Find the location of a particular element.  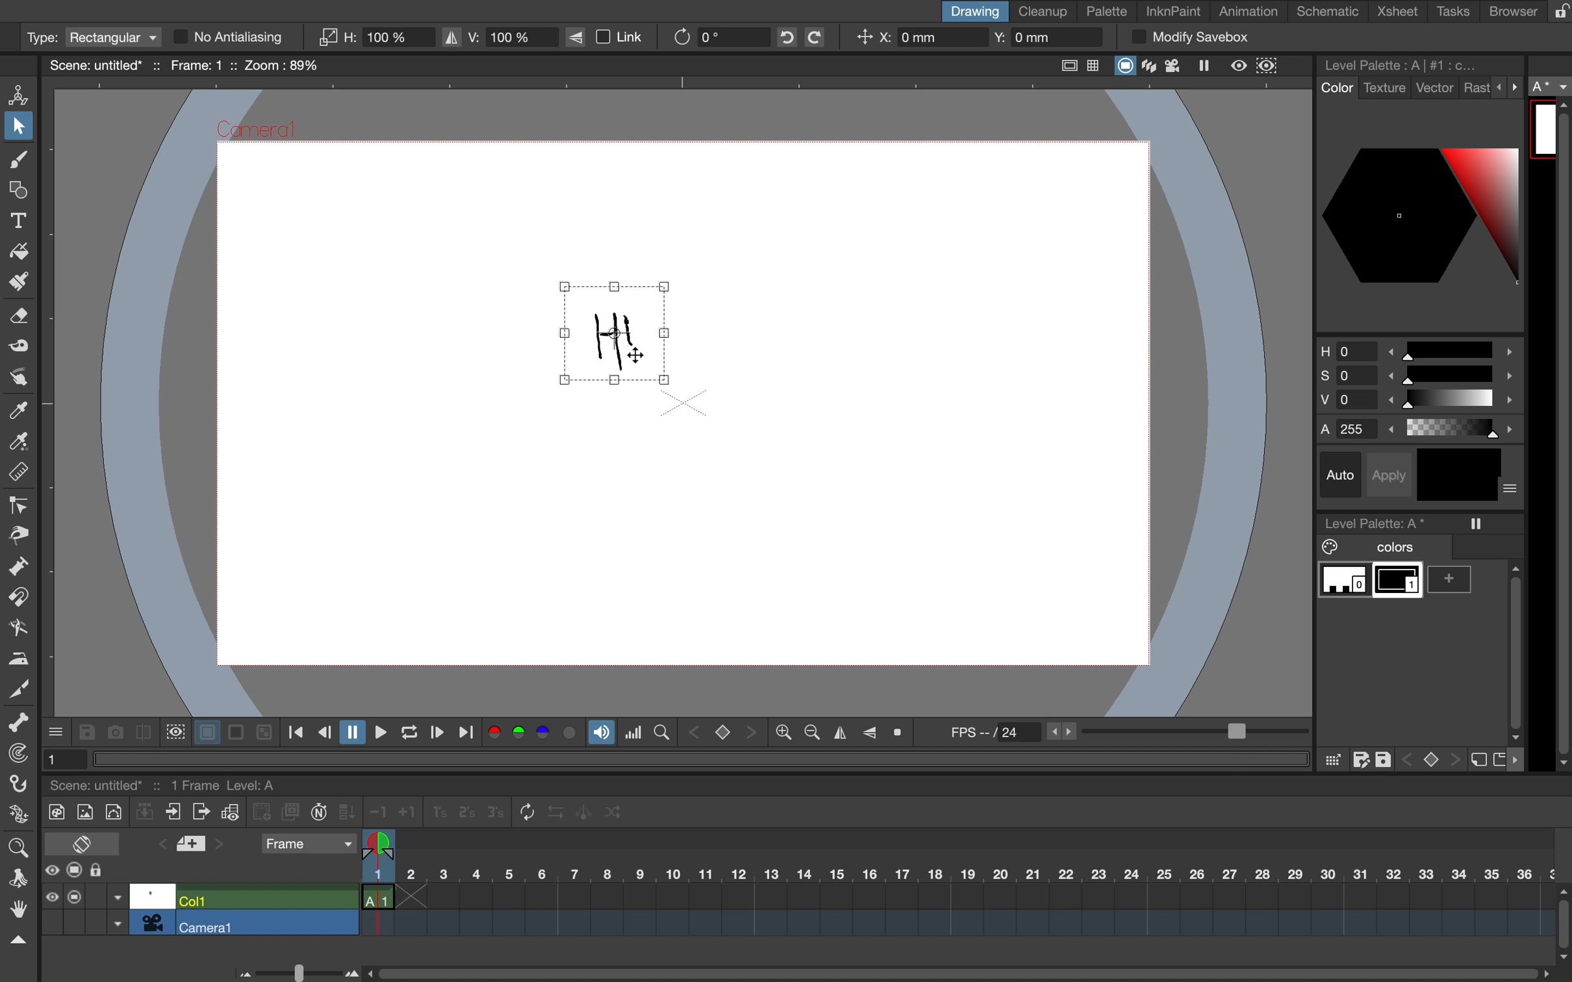

toggle edit in place is located at coordinates (230, 814).